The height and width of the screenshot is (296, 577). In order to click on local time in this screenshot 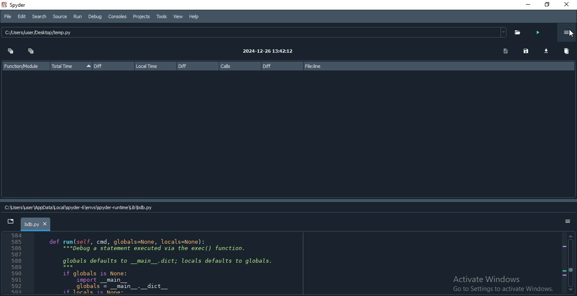, I will do `click(155, 66)`.